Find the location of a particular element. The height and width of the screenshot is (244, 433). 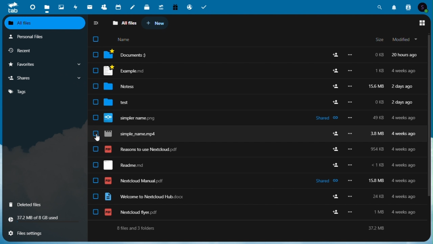

name is located at coordinates (125, 39).